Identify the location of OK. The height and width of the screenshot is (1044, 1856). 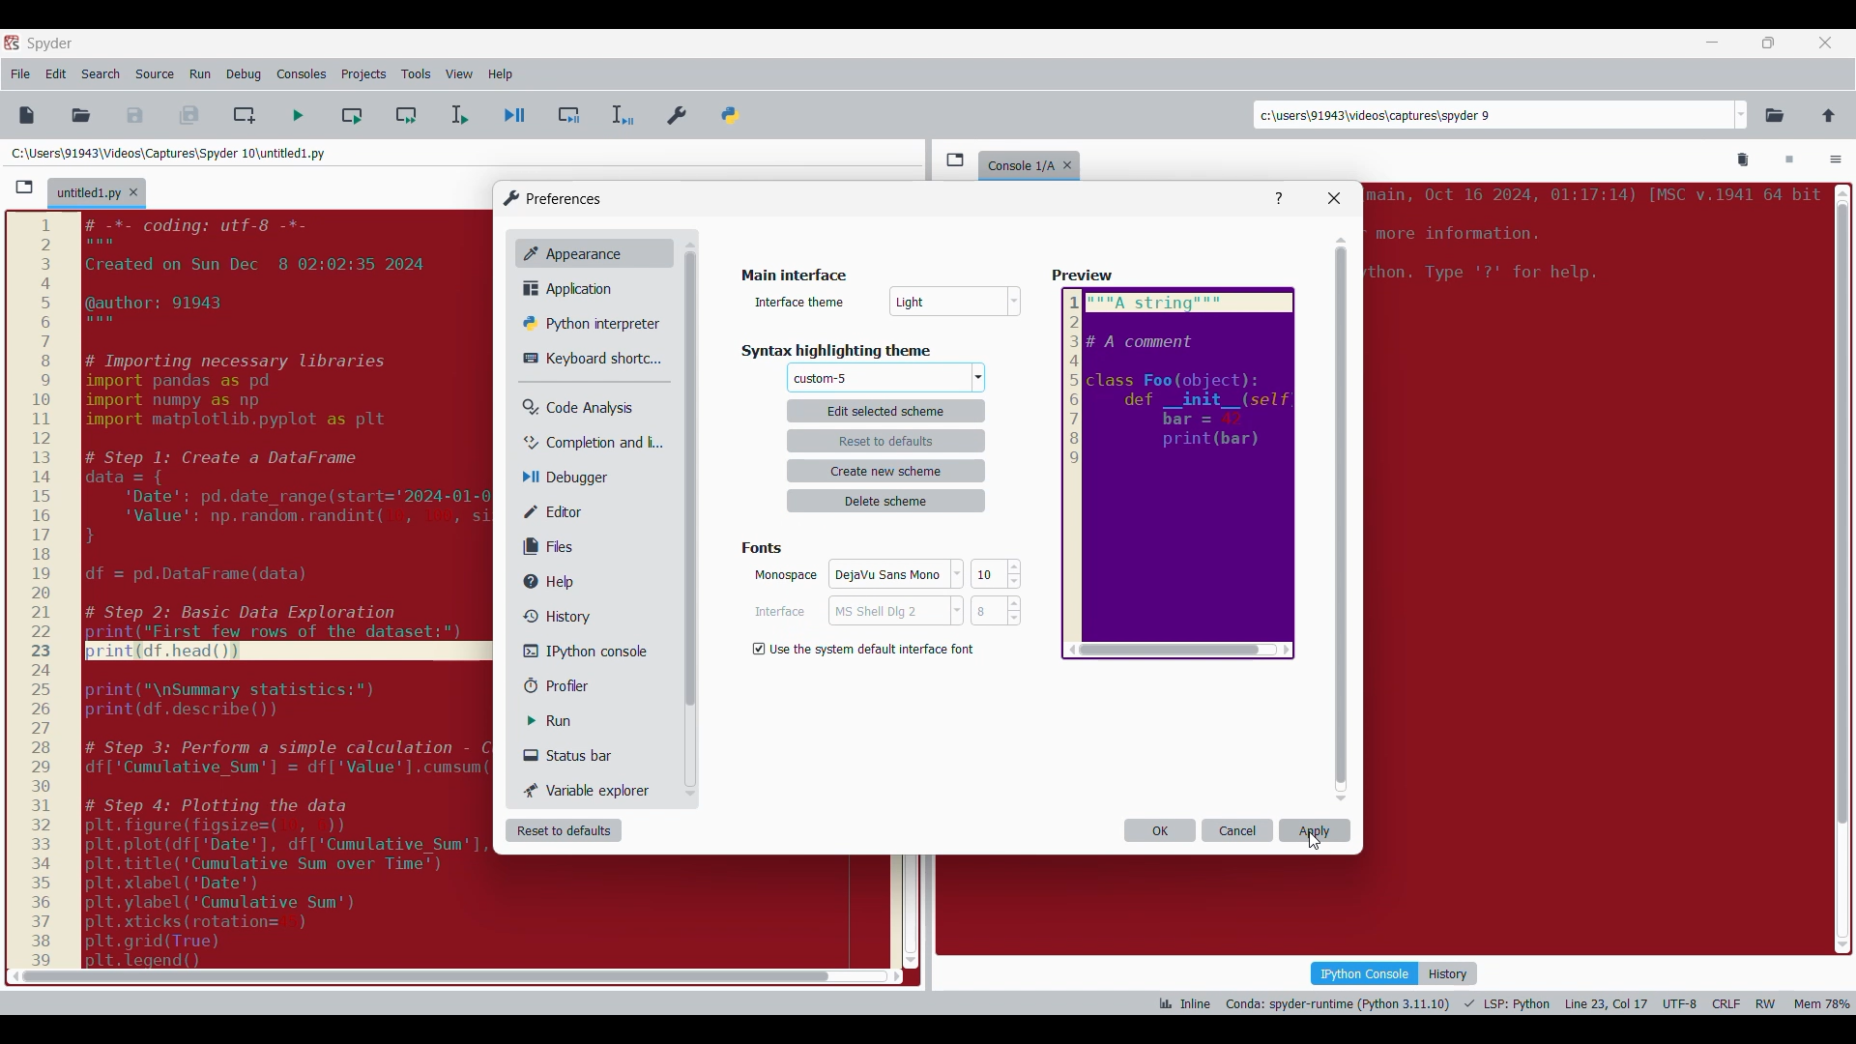
(887, 577).